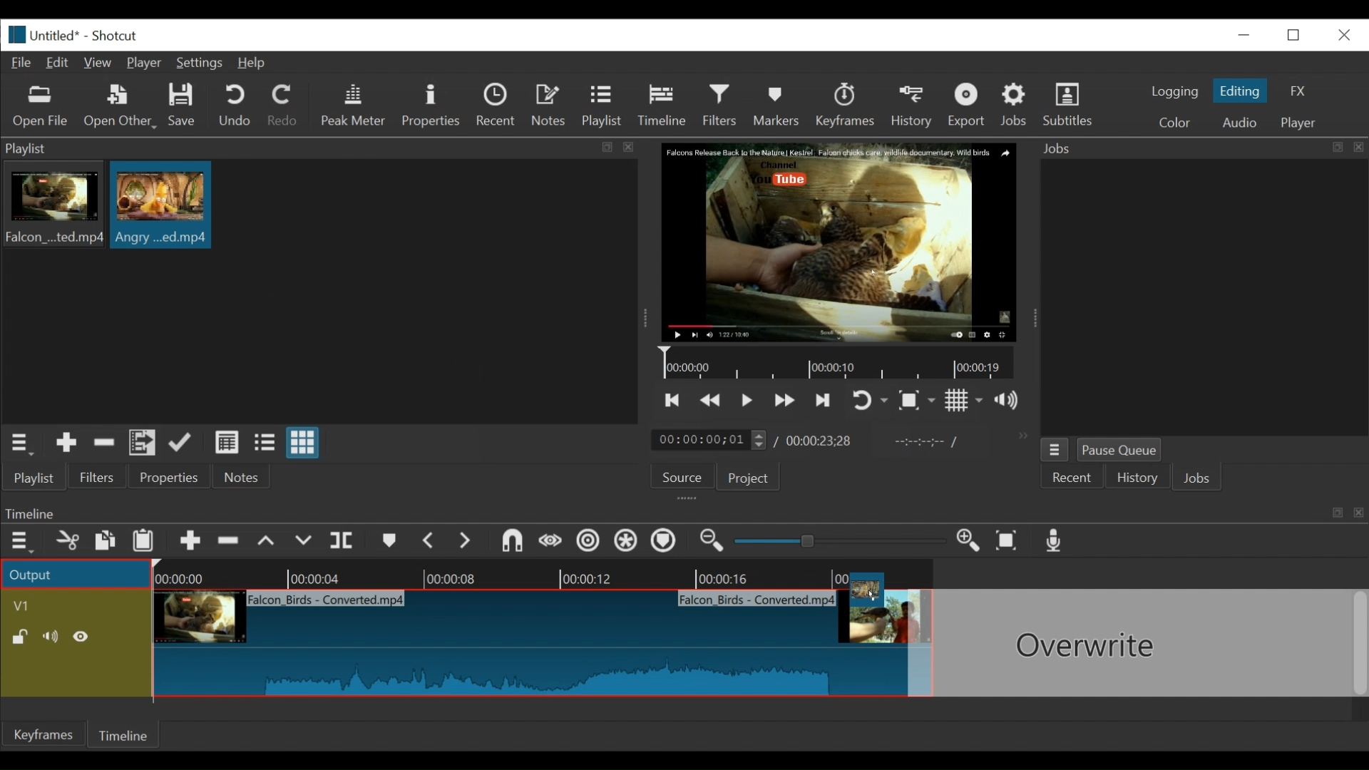 The width and height of the screenshot is (1369, 770). What do you see at coordinates (964, 400) in the screenshot?
I see `Toggle display grid on player` at bounding box center [964, 400].